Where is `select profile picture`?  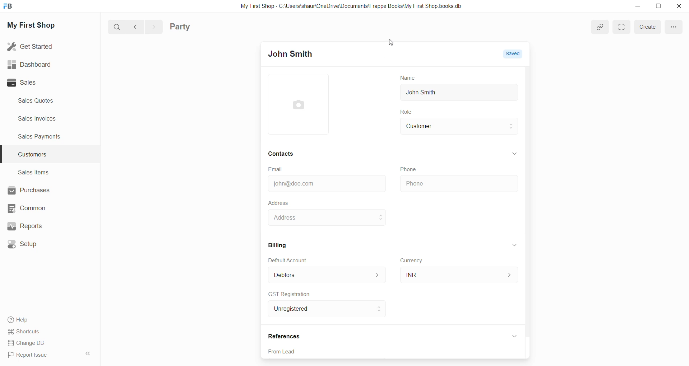 select profile picture is located at coordinates (302, 104).